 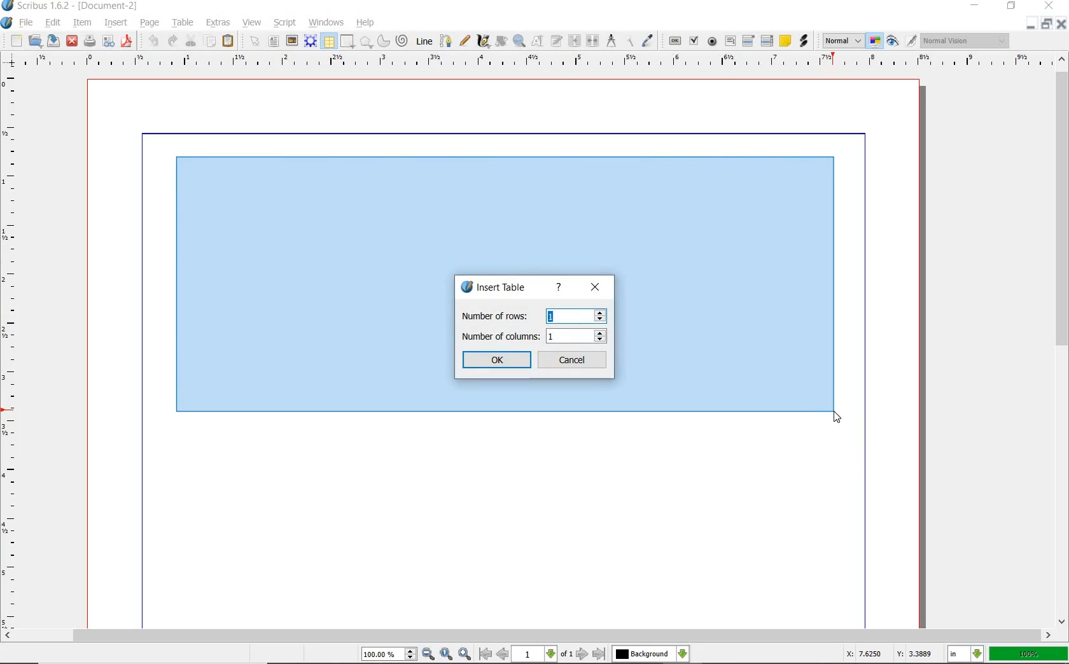 I want to click on go to previous page, so click(x=503, y=655).